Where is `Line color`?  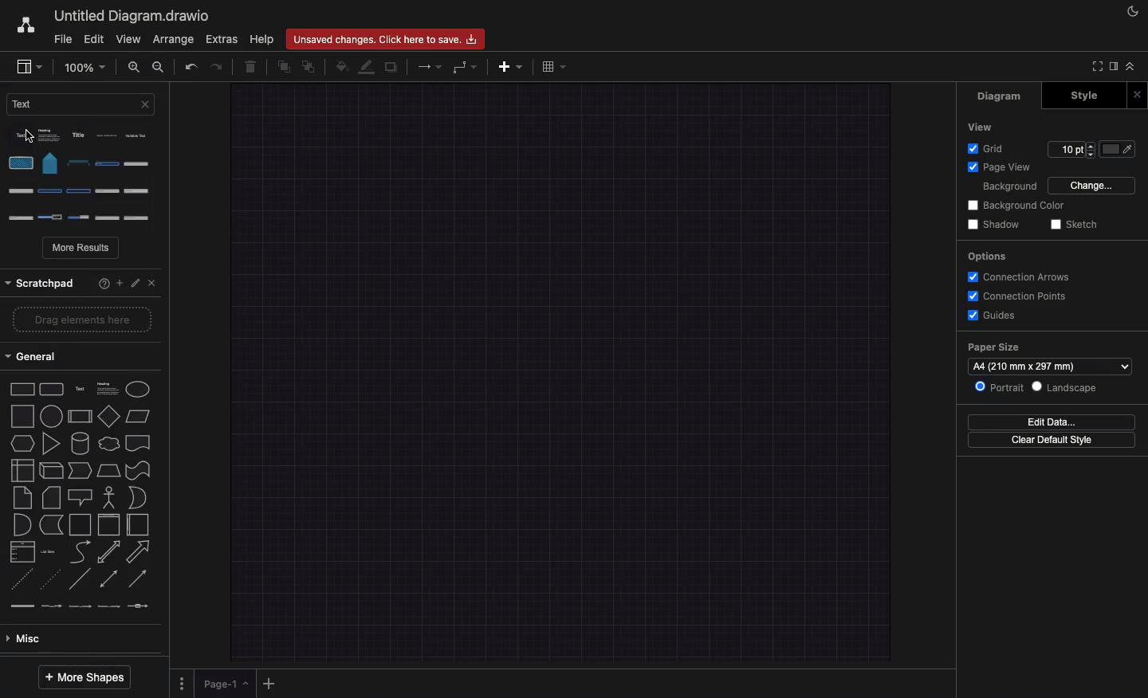 Line color is located at coordinates (368, 68).